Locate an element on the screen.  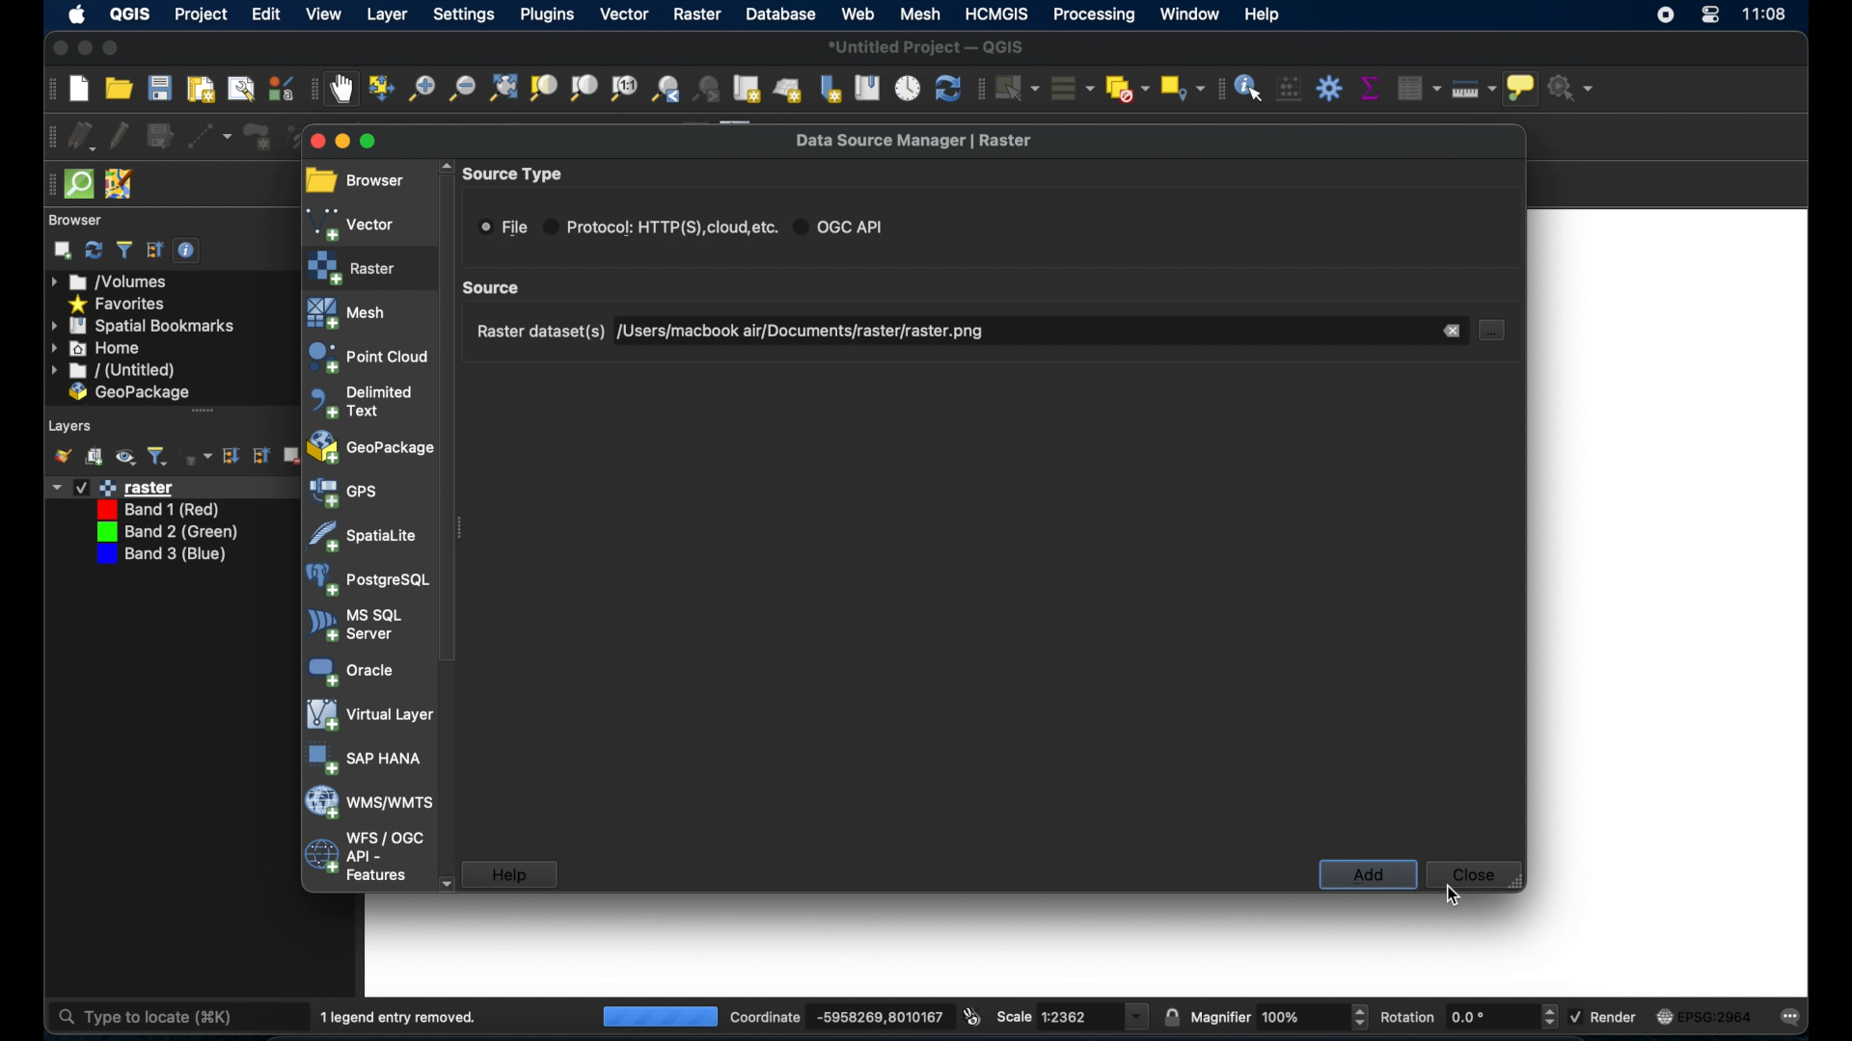
add is located at coordinates (1365, 874).